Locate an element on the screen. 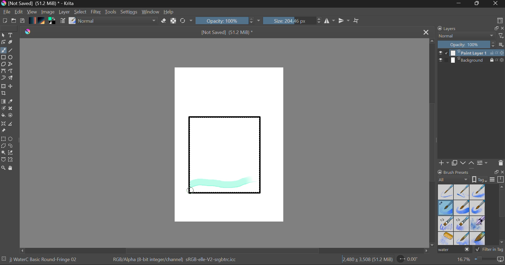 This screenshot has width=505, height=265. Brush Size is located at coordinates (292, 21).